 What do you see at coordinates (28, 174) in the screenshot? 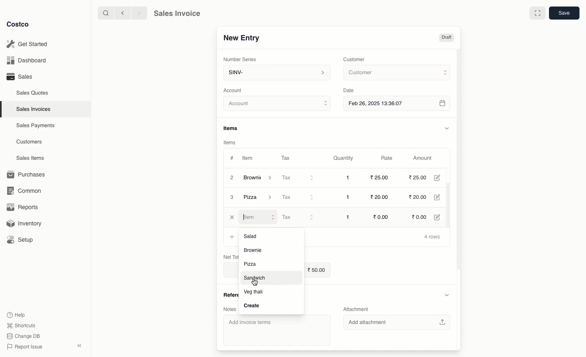
I see `Purchases` at bounding box center [28, 174].